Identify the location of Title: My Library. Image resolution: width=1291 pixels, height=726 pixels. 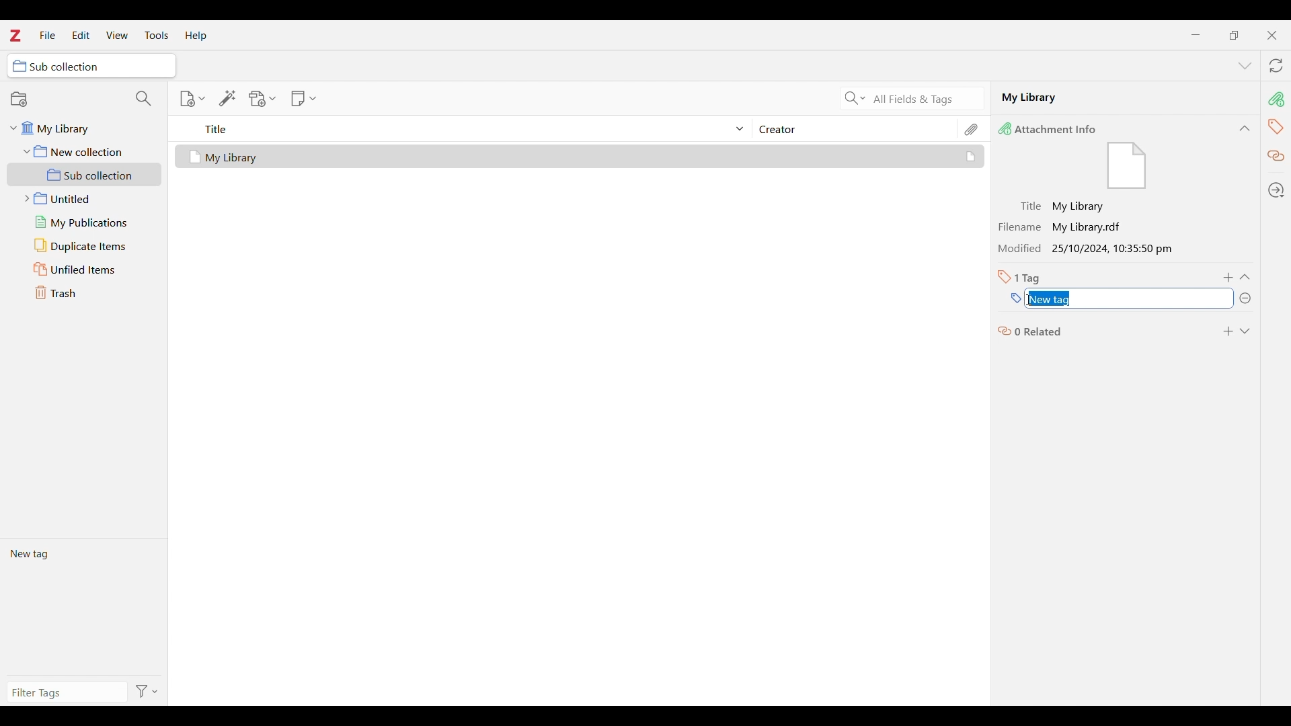
(1064, 206).